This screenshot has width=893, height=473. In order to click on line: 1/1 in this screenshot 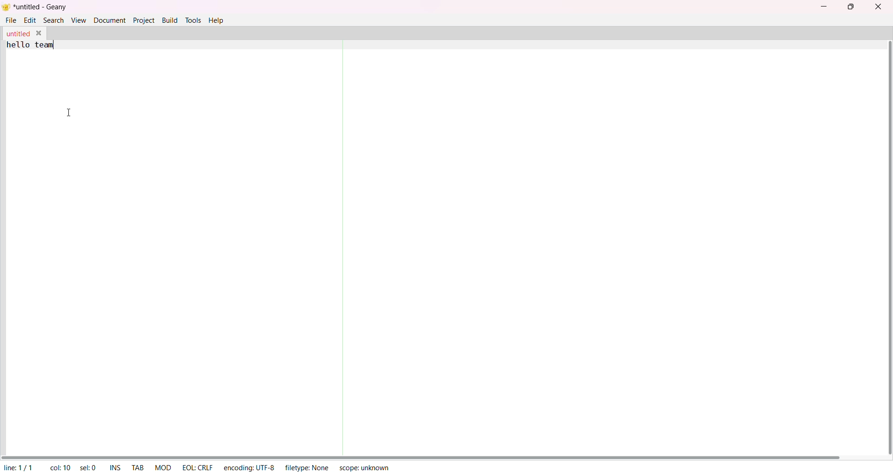, I will do `click(18, 468)`.